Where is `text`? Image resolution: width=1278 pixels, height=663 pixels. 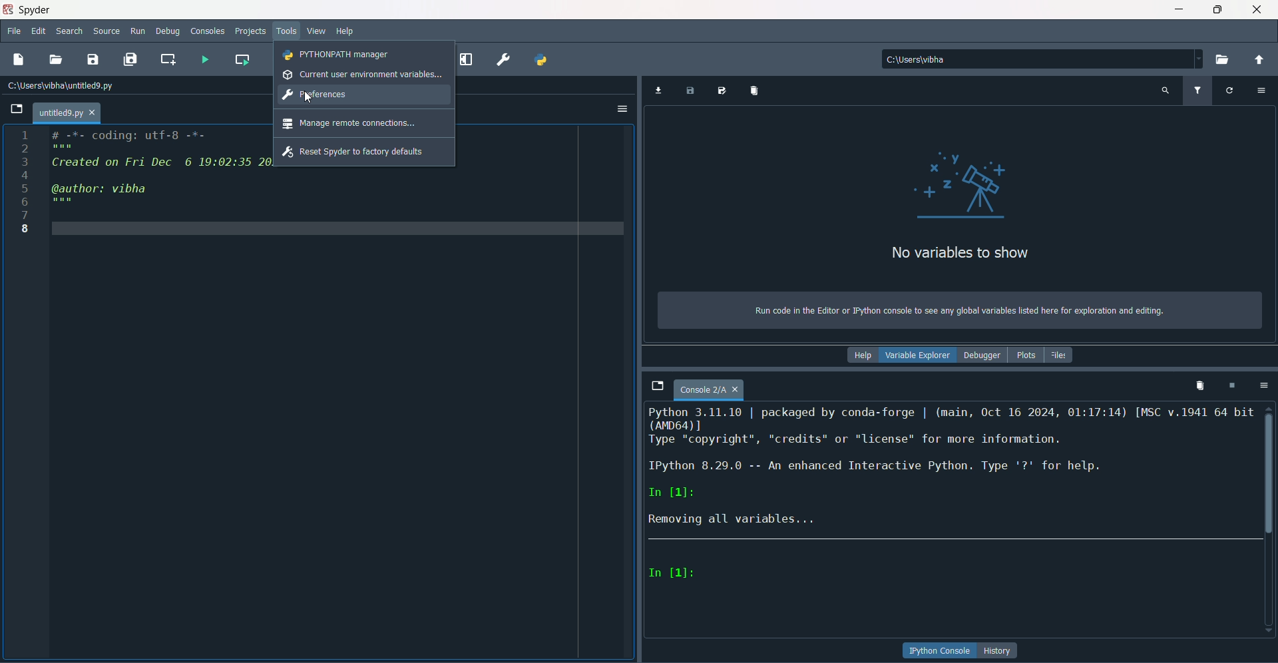 text is located at coordinates (959, 254).